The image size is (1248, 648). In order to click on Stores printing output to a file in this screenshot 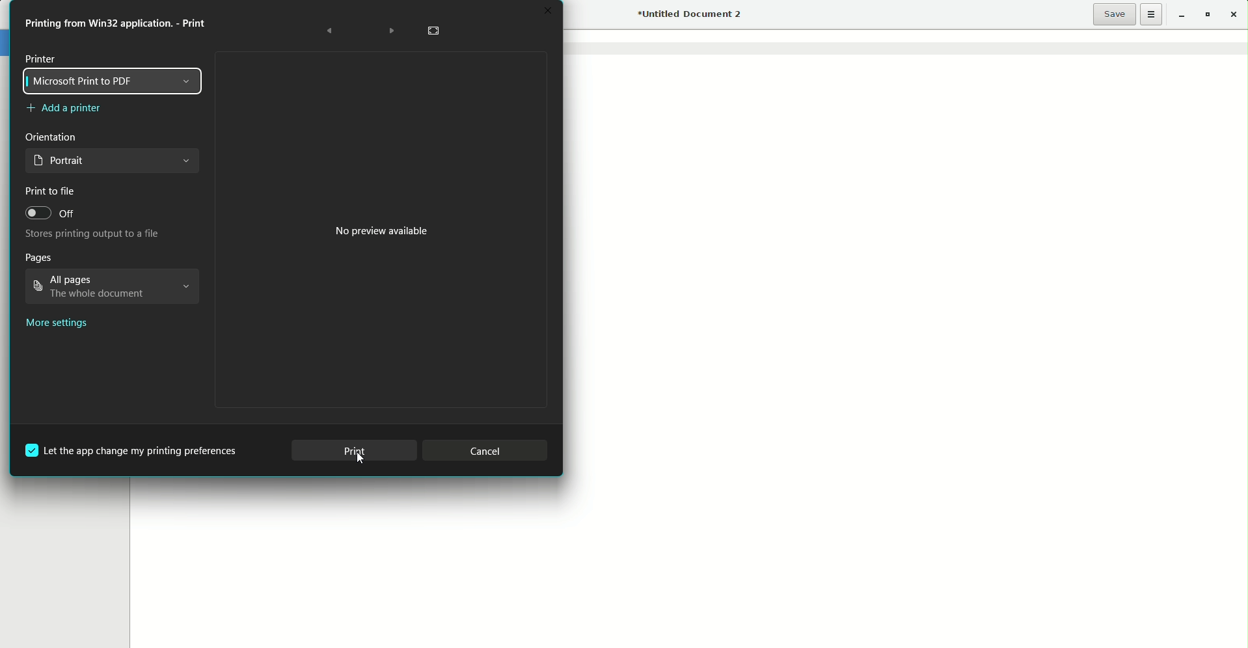, I will do `click(92, 236)`.